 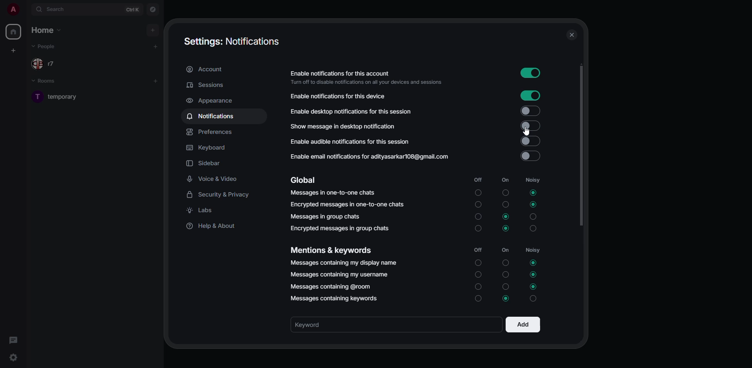 What do you see at coordinates (535, 299) in the screenshot?
I see `Noisy Unselected` at bounding box center [535, 299].